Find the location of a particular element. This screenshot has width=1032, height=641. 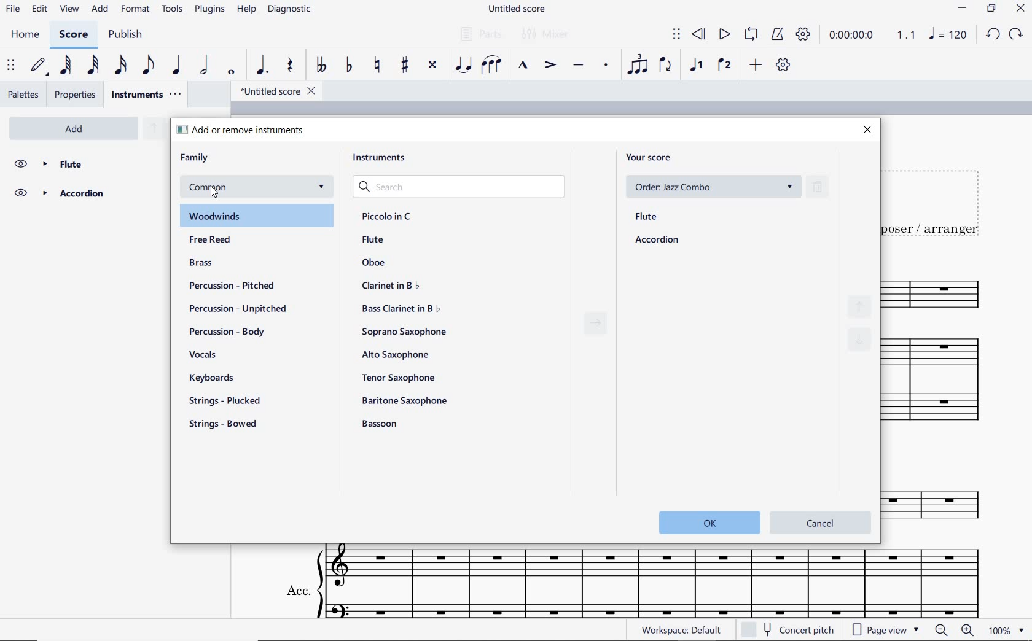

Alto Saxophone is located at coordinates (395, 355).